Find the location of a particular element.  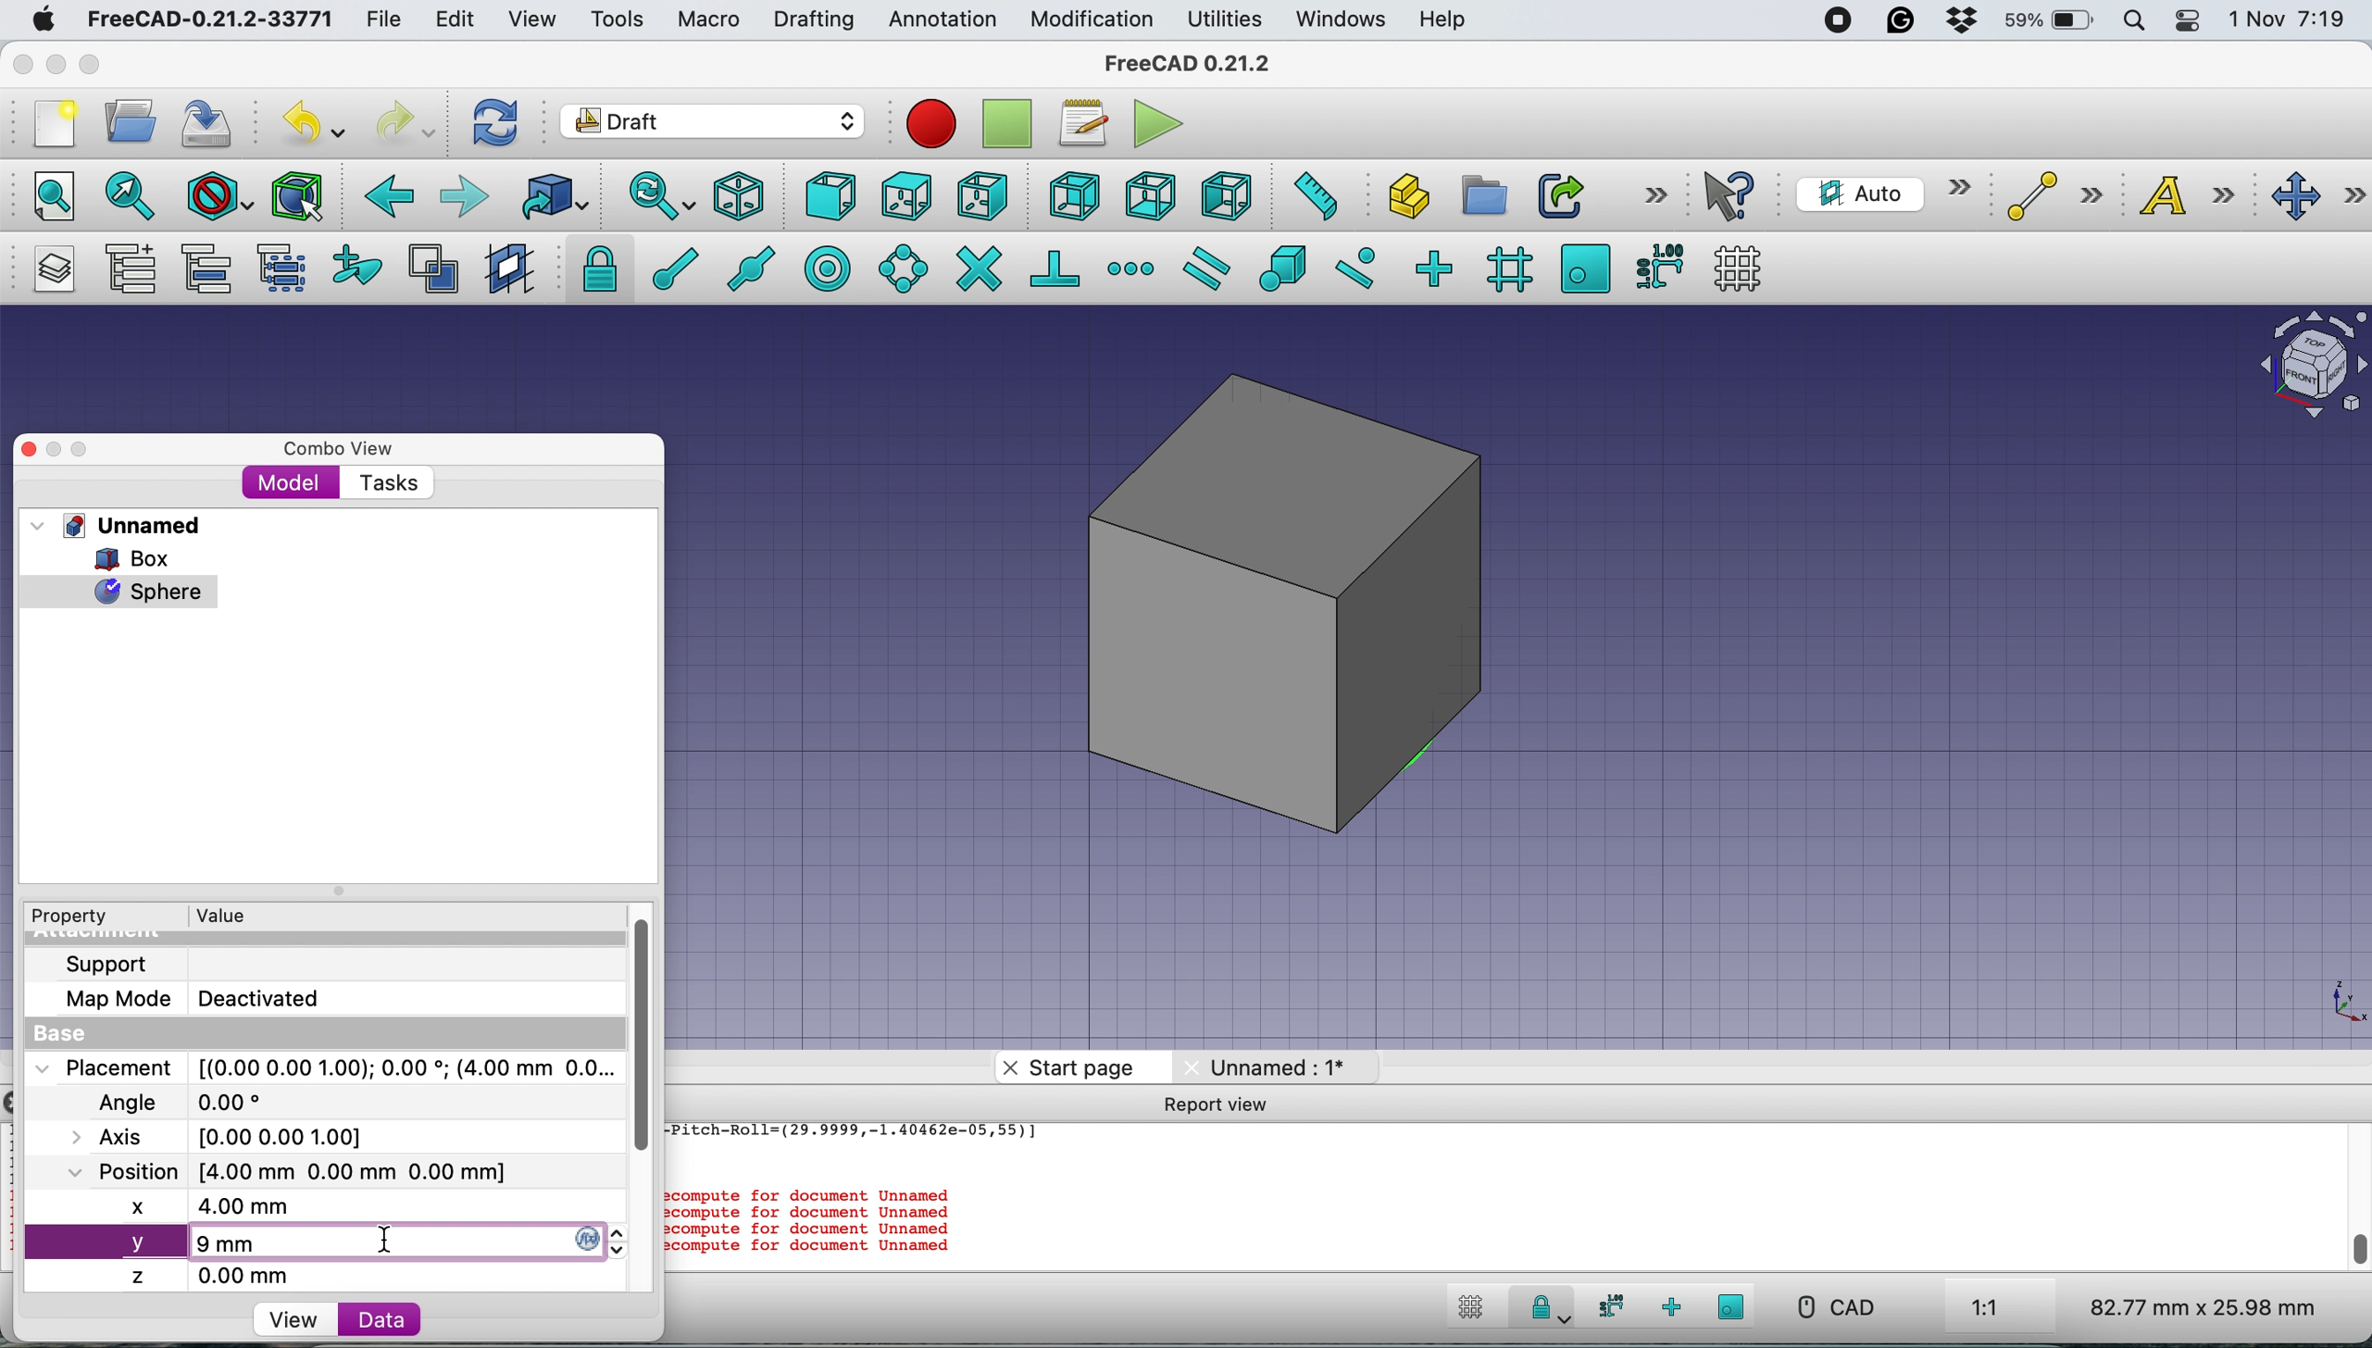

date and time is located at coordinates (2290, 20).